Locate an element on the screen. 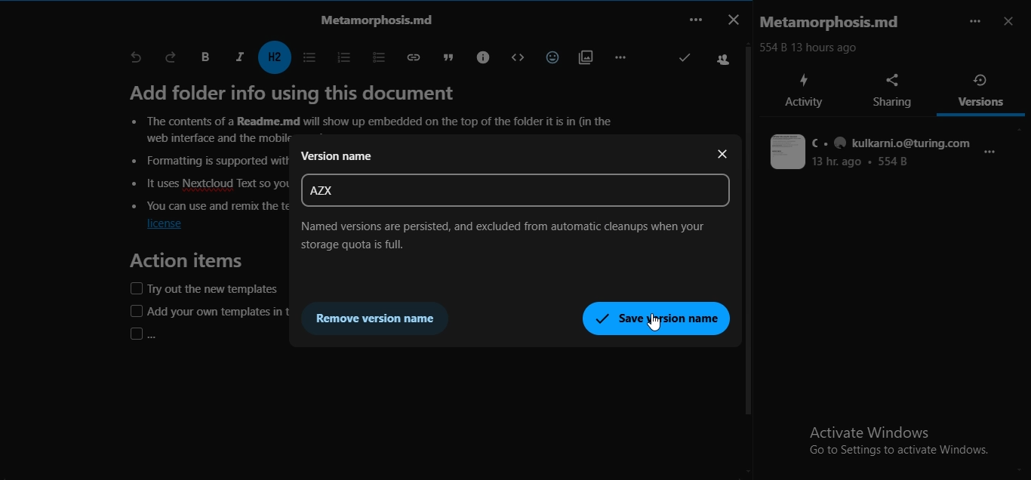 The height and width of the screenshot is (480, 1031). unordered list is located at coordinates (308, 57).